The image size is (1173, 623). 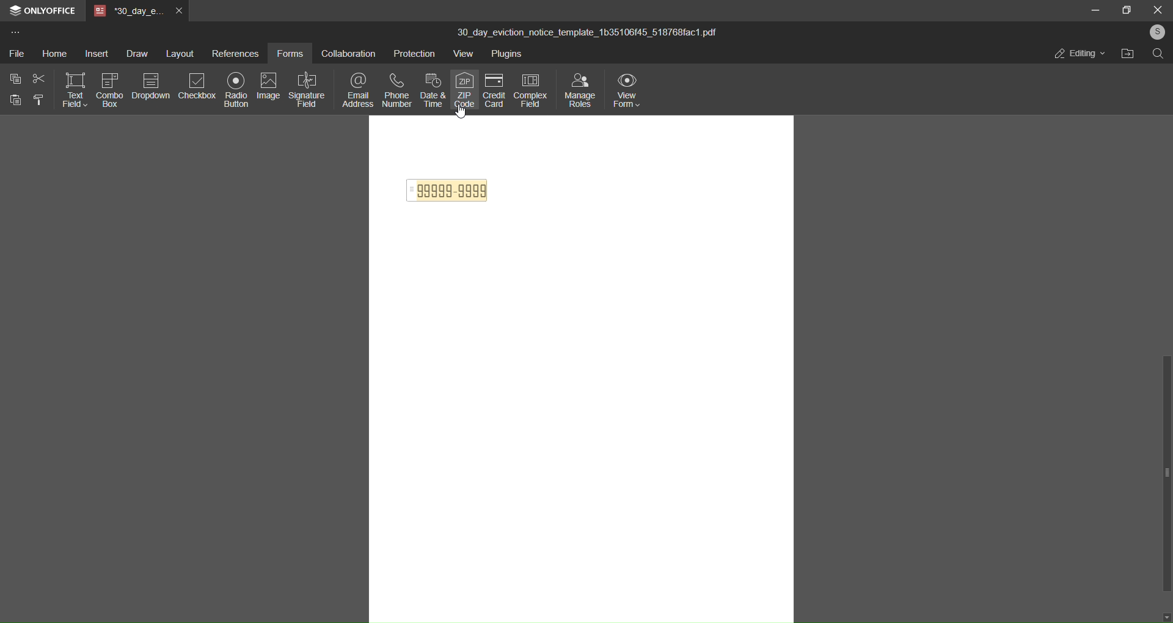 I want to click on date and time, so click(x=431, y=89).